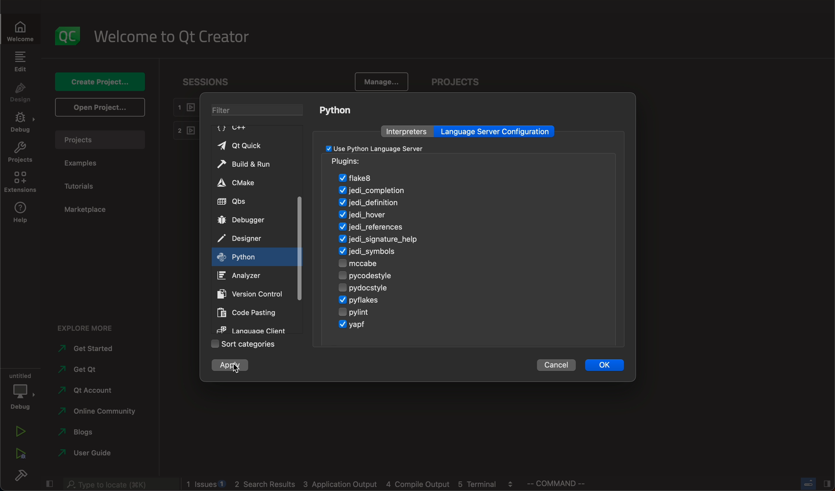 The image size is (835, 491). I want to click on blogs, so click(83, 431).